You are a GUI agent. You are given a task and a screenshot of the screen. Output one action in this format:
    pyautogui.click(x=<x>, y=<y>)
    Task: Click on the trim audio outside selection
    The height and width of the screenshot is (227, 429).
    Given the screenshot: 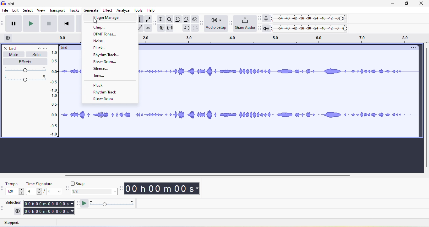 What is the action you would take?
    pyautogui.click(x=163, y=29)
    